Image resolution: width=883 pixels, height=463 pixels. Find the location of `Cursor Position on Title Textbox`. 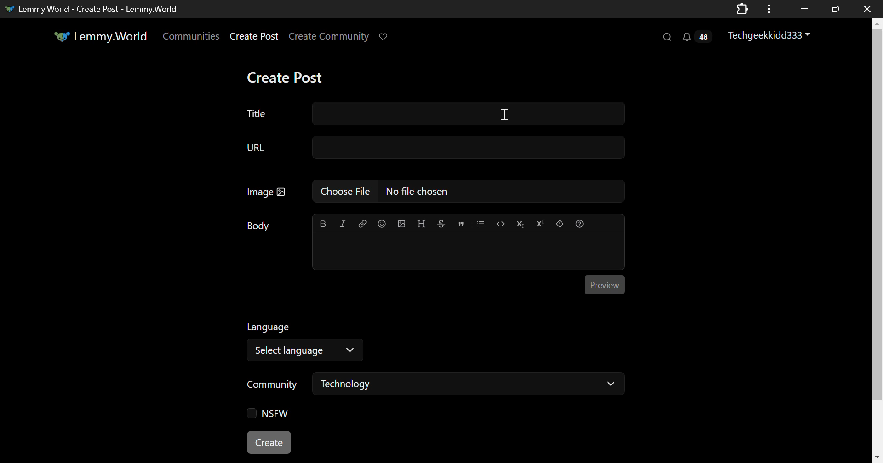

Cursor Position on Title Textbox is located at coordinates (506, 113).